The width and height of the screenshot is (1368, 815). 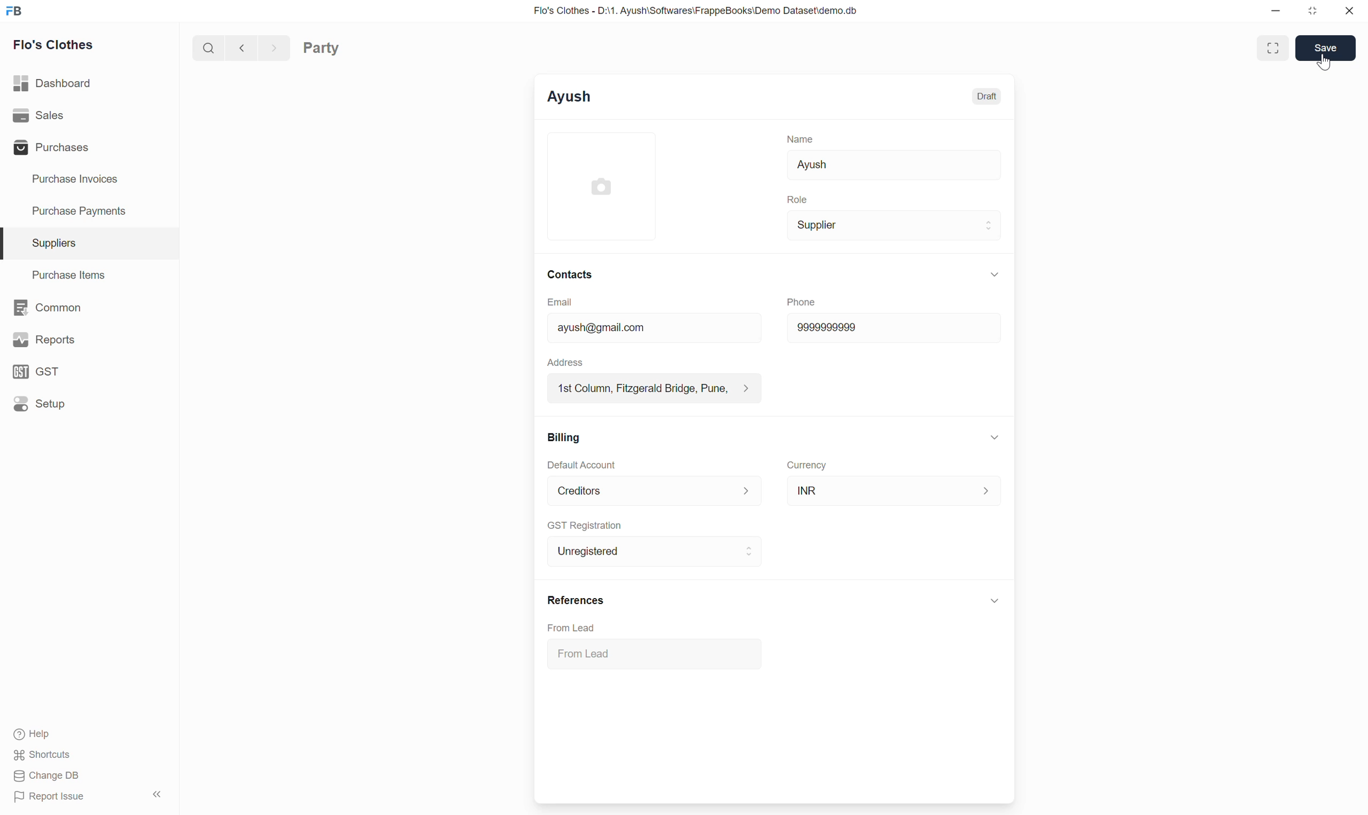 What do you see at coordinates (89, 339) in the screenshot?
I see `Reports` at bounding box center [89, 339].